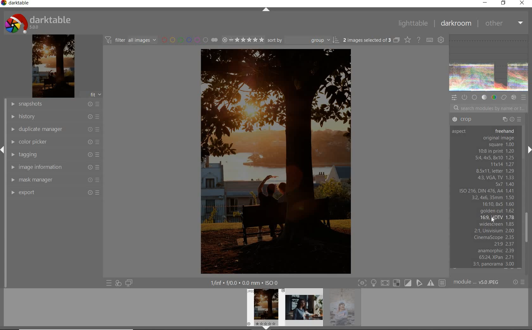 The height and width of the screenshot is (330, 532). What do you see at coordinates (429, 40) in the screenshot?
I see `define keyboard shortcut` at bounding box center [429, 40].